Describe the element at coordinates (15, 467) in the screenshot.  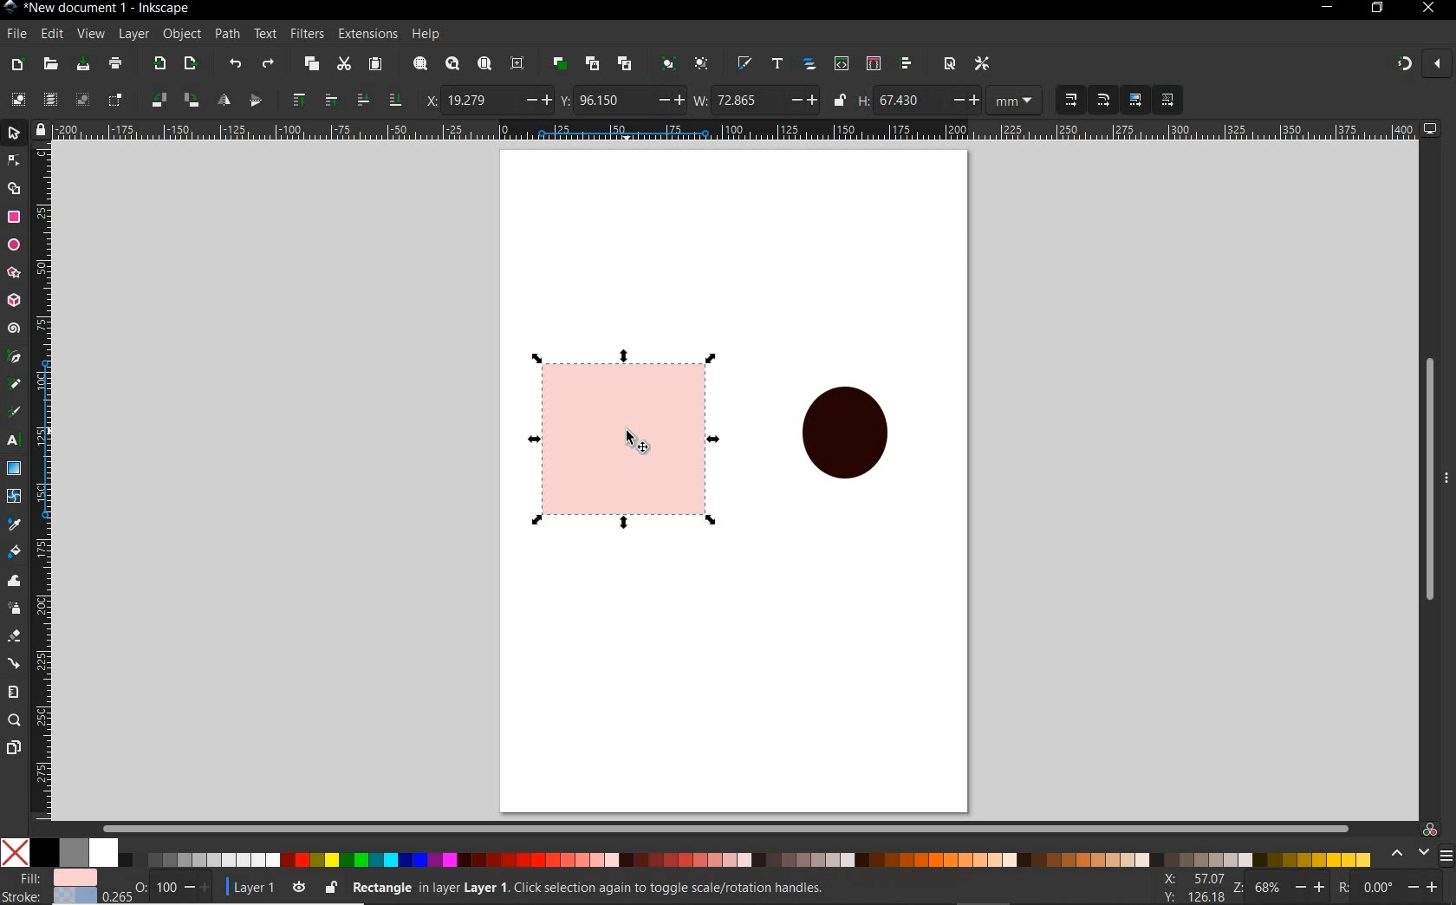
I see `gradient tool` at that location.